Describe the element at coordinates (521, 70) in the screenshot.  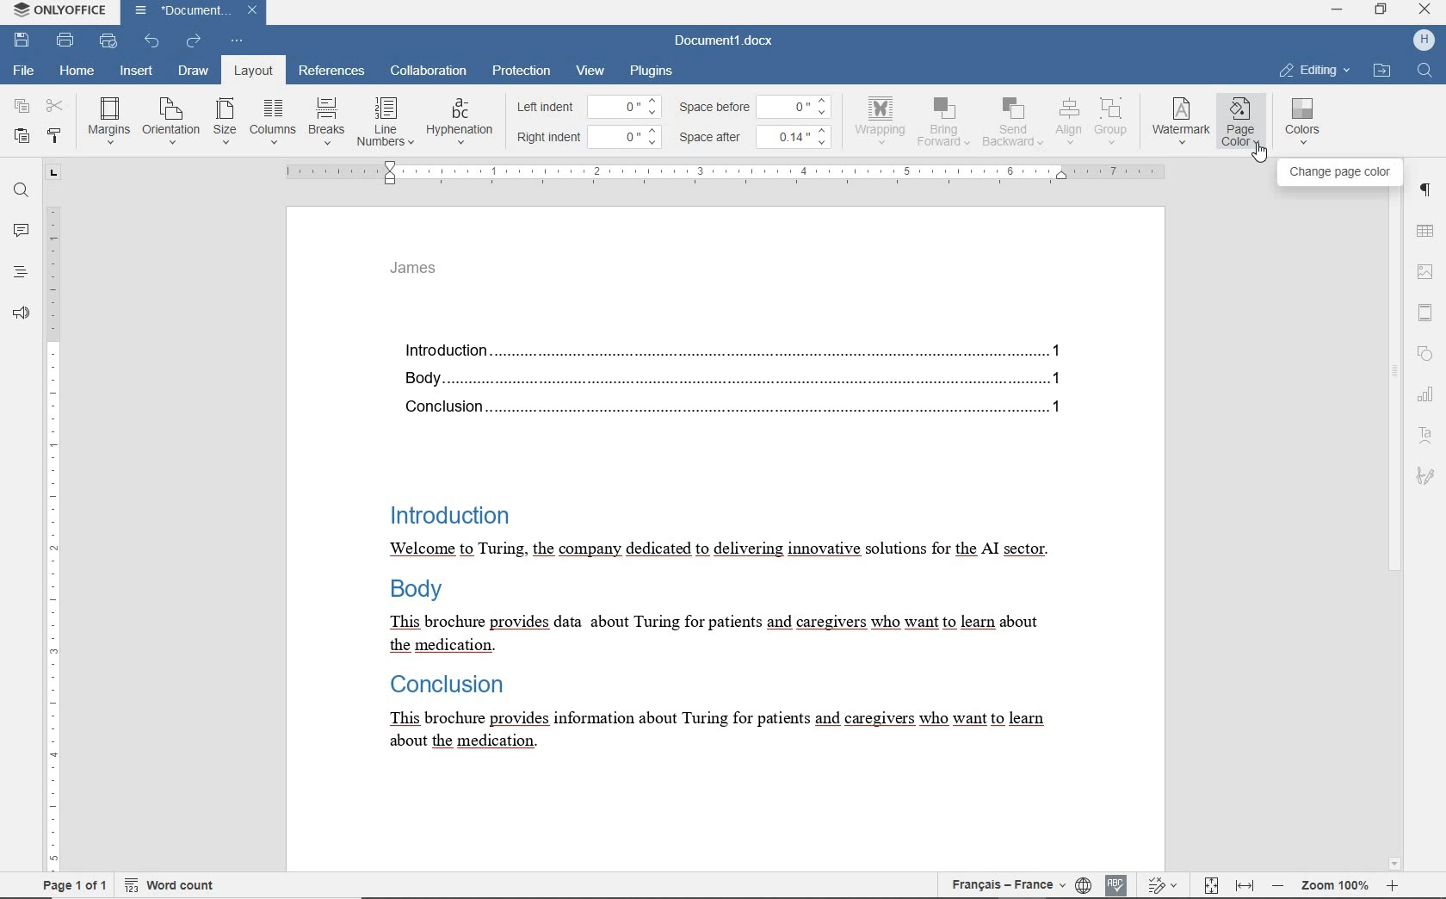
I see `protection` at that location.